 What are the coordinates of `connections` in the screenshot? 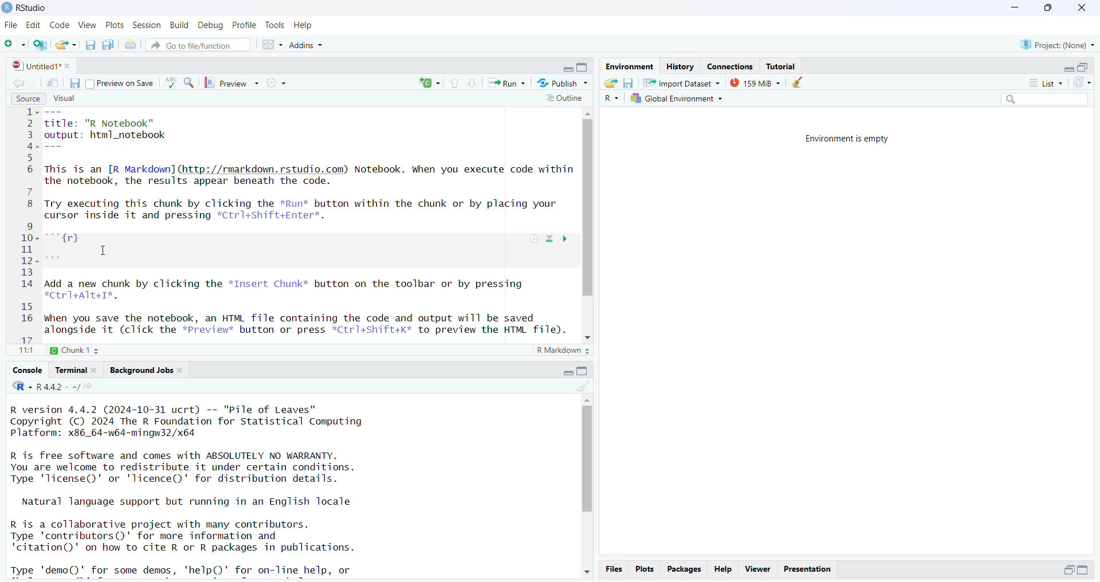 It's located at (733, 66).